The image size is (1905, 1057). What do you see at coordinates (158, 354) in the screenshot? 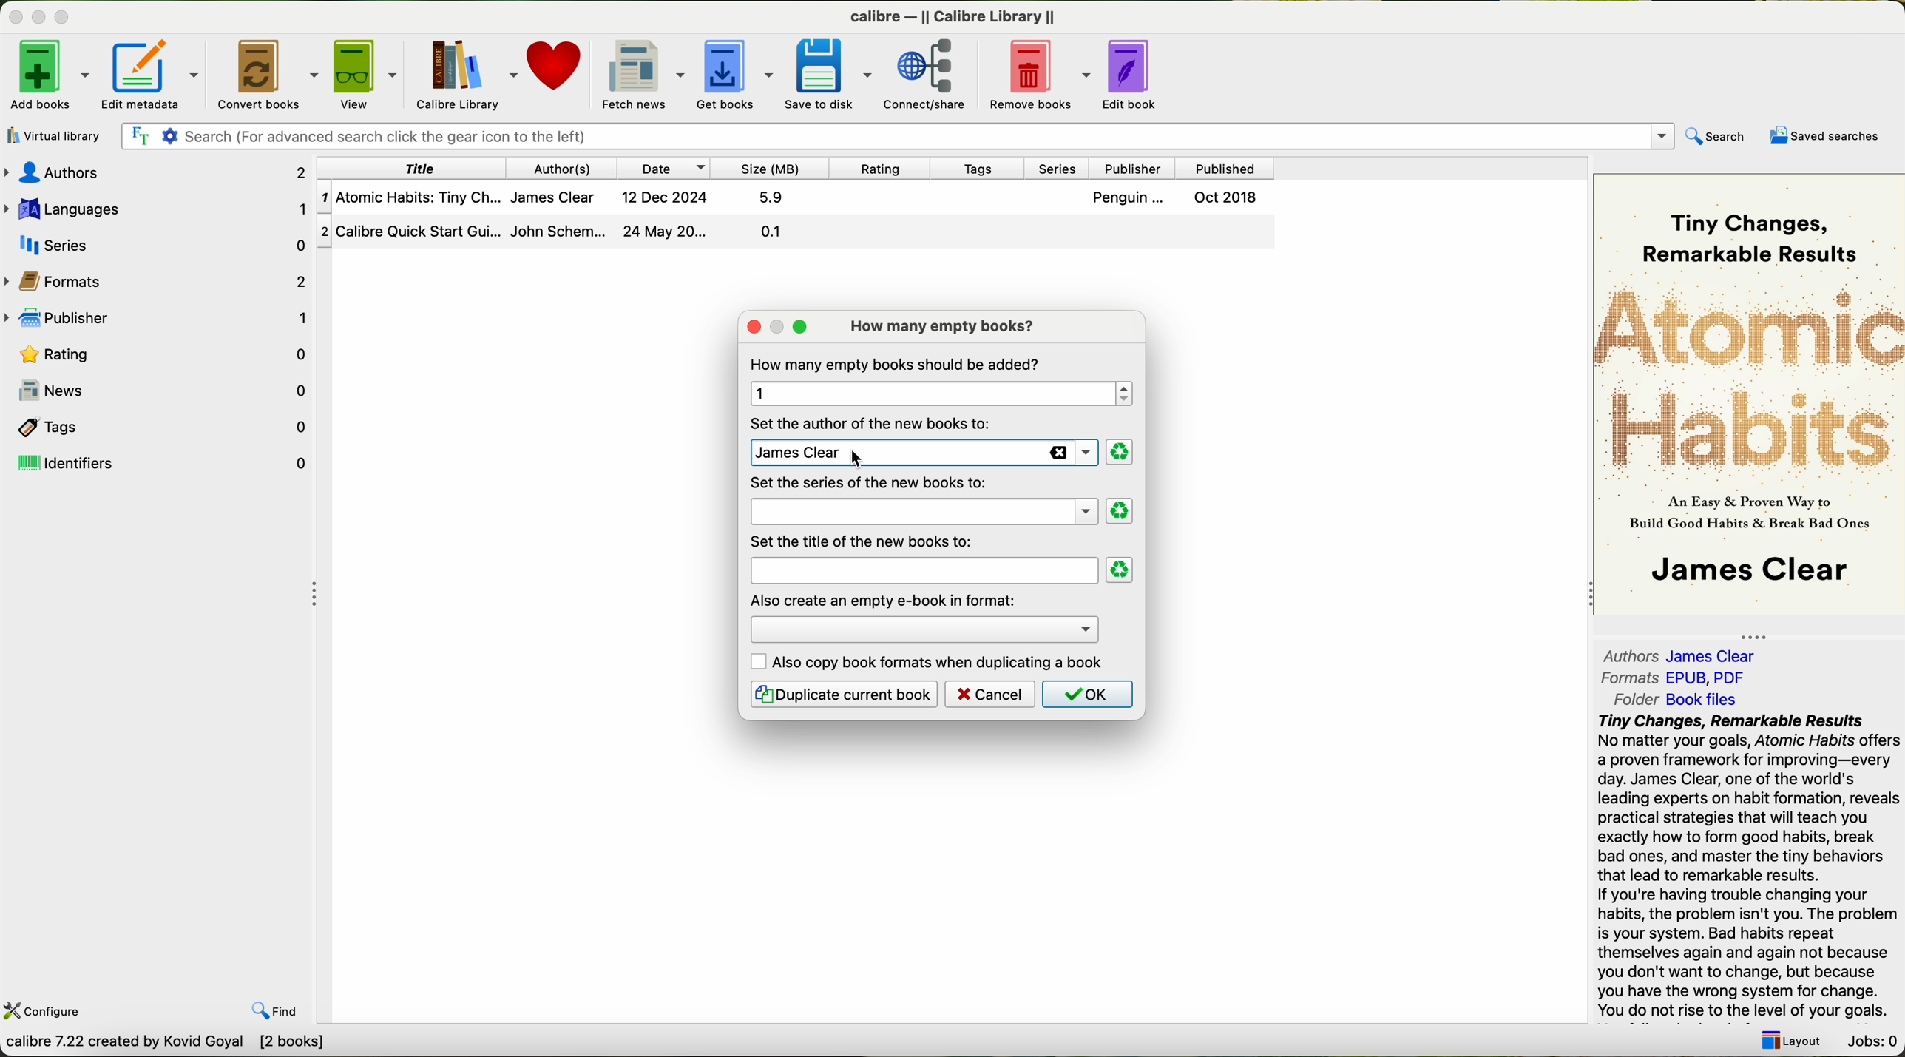
I see `rating` at bounding box center [158, 354].